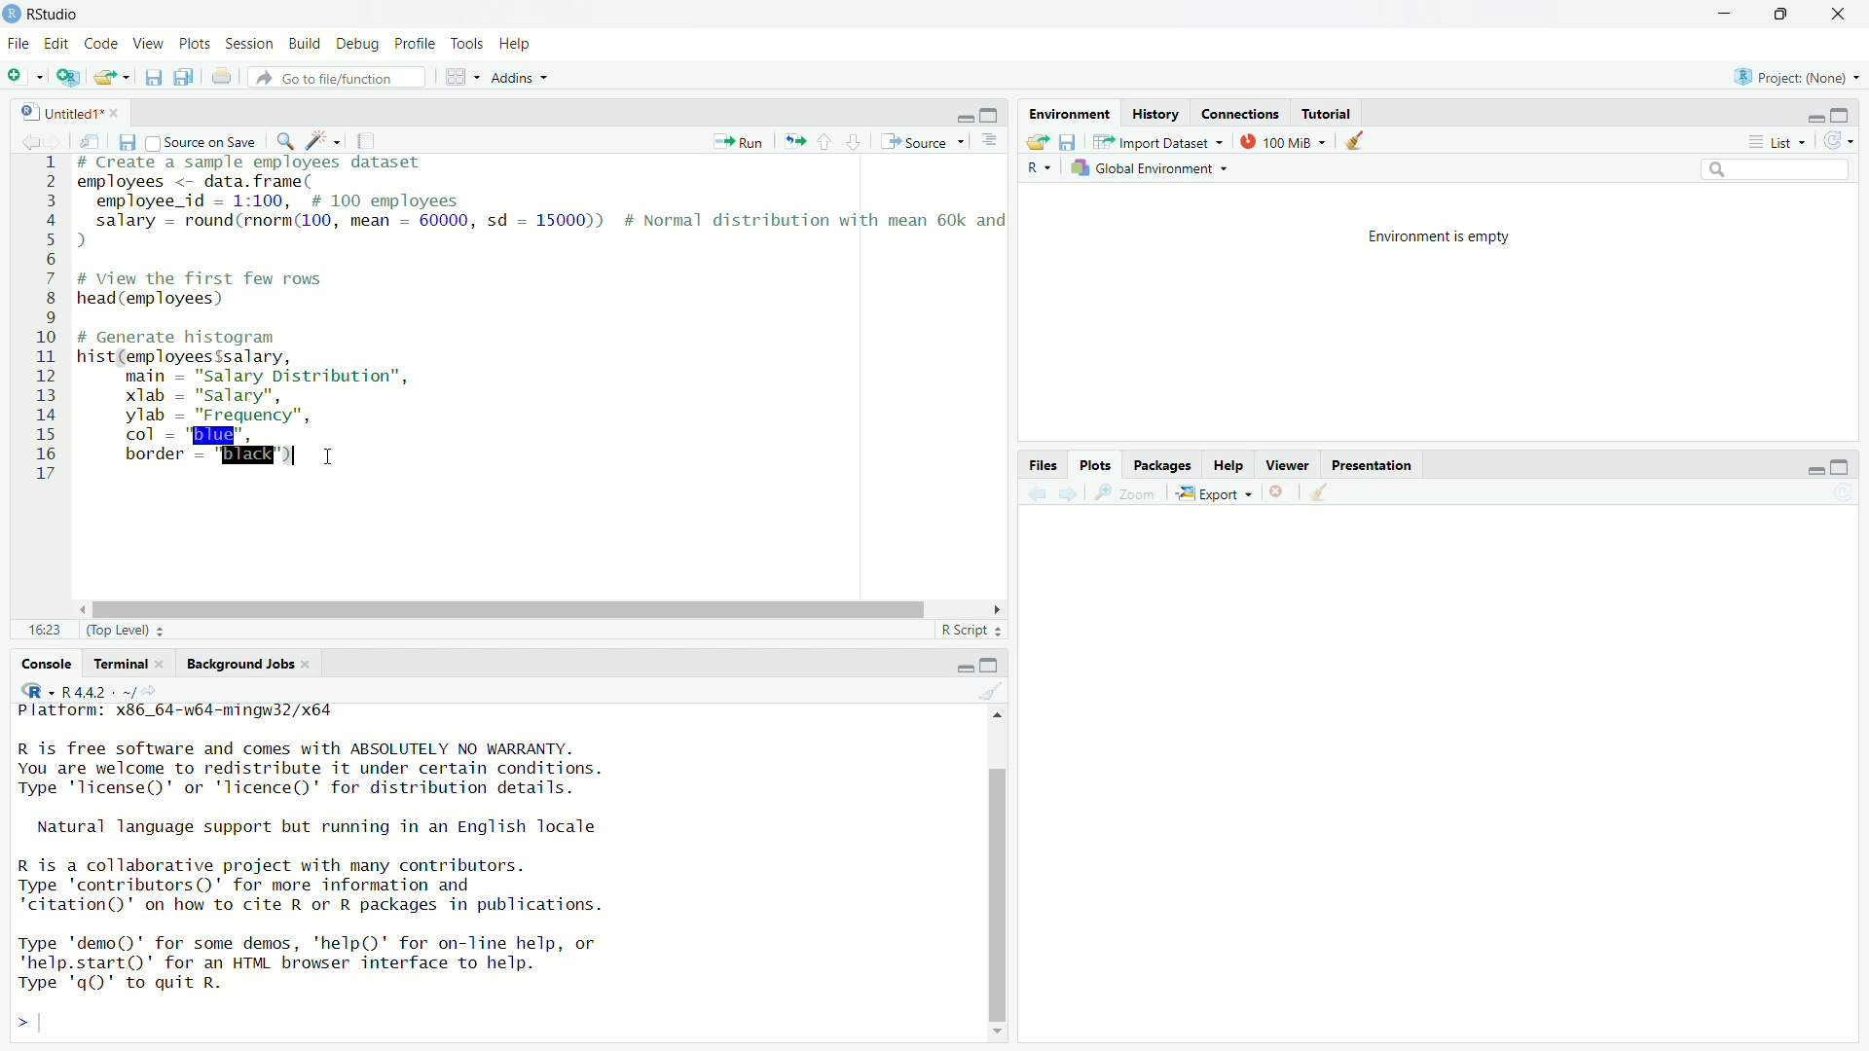  I want to click on Export, so click(1213, 492).